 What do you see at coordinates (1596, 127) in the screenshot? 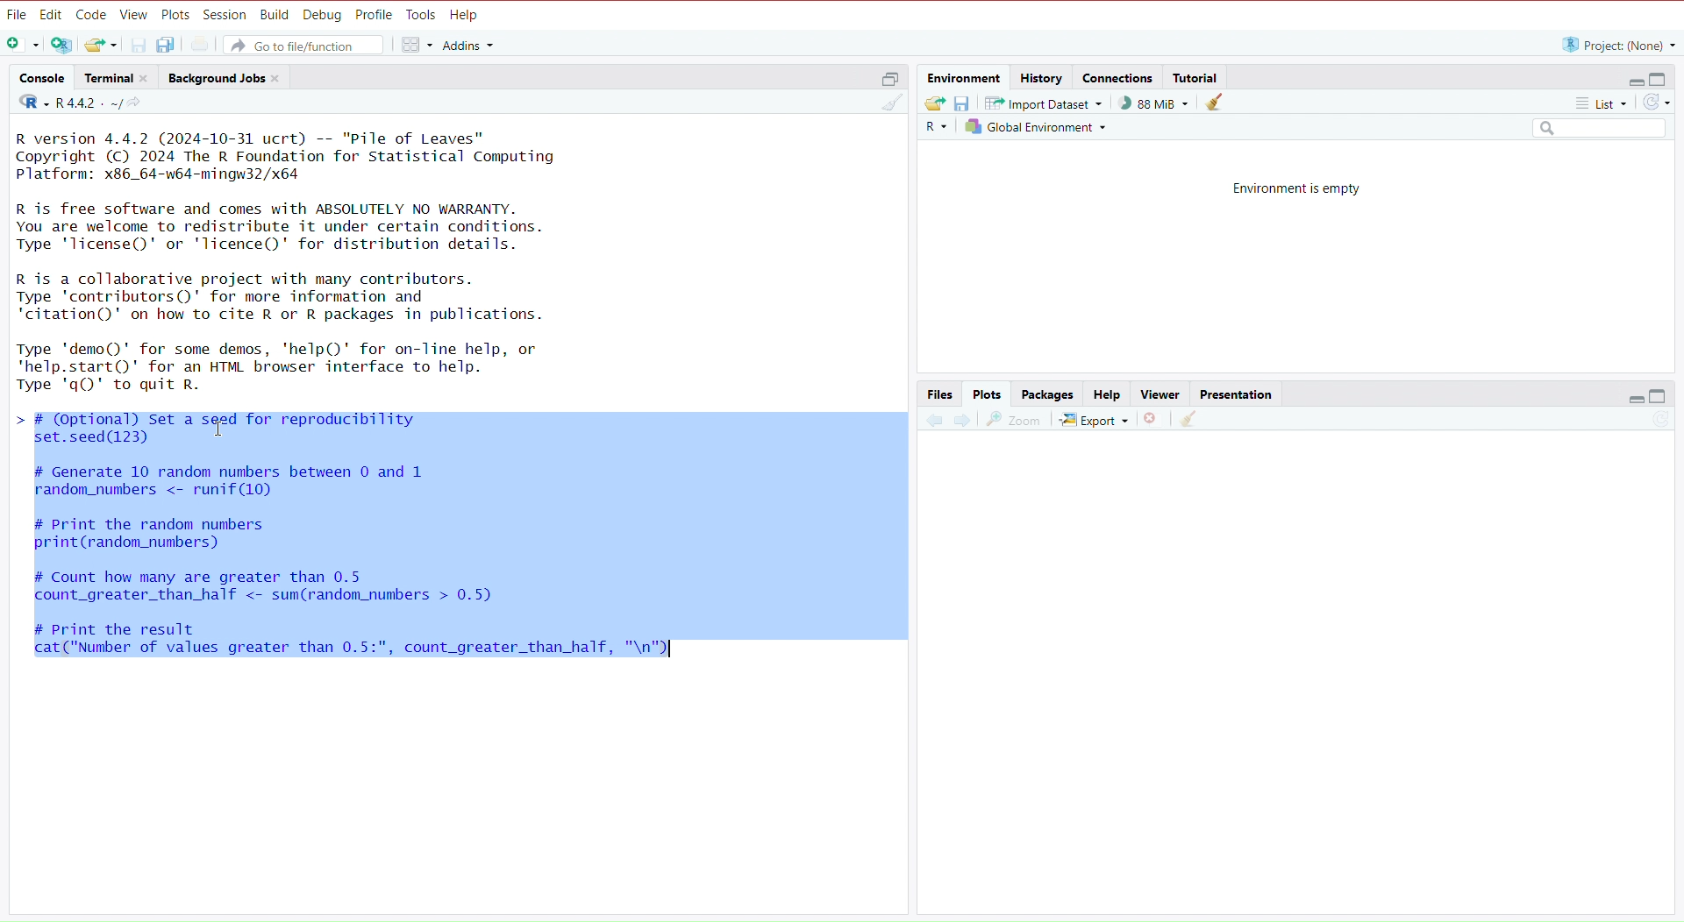
I see `Search` at bounding box center [1596, 127].